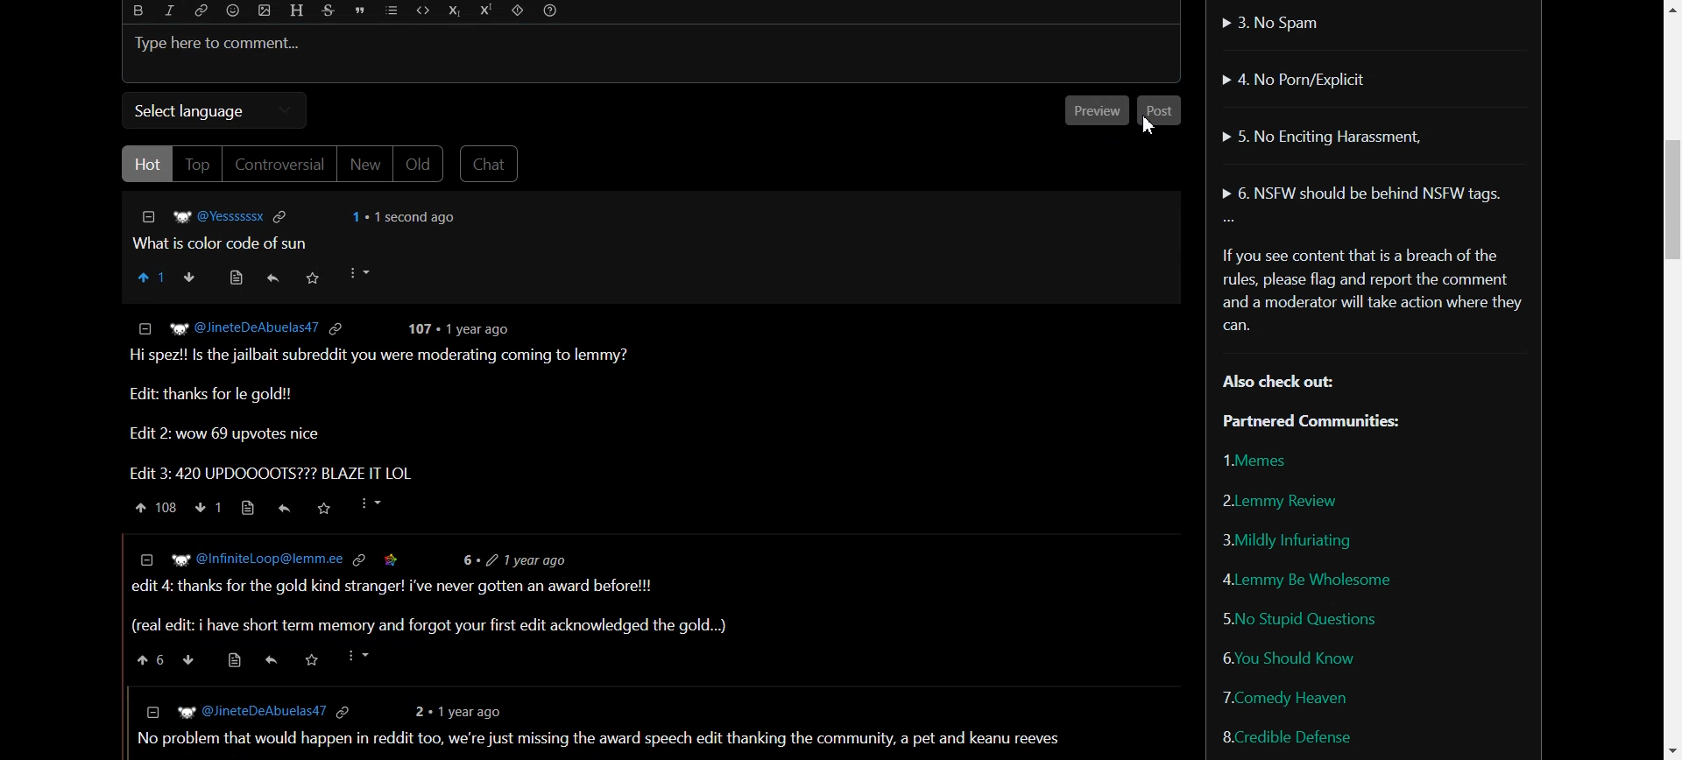 The image size is (1682, 760). I want to click on , so click(276, 662).